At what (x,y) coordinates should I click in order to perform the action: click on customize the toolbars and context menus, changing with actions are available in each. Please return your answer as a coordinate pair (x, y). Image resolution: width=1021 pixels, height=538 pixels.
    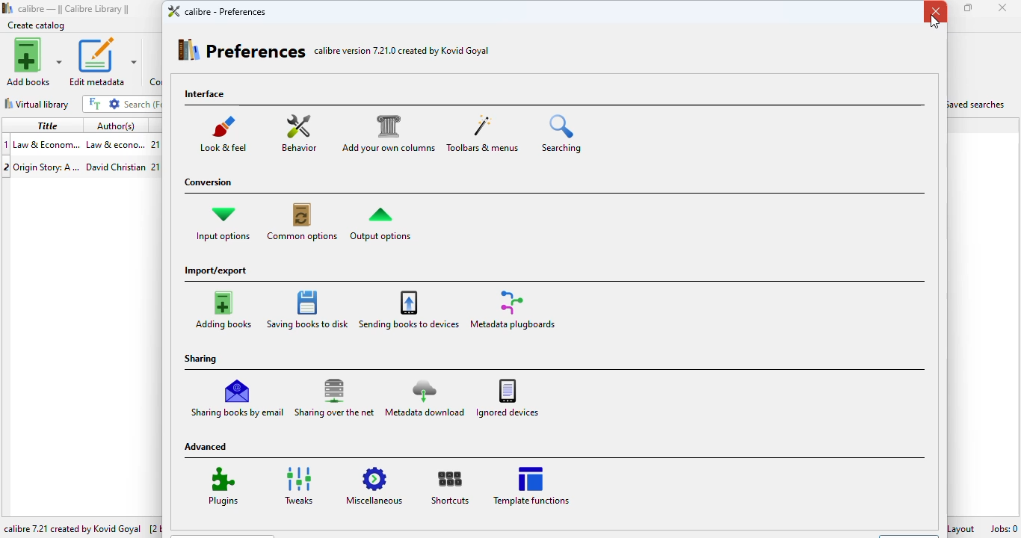
    Looking at the image, I should click on (490, 51).